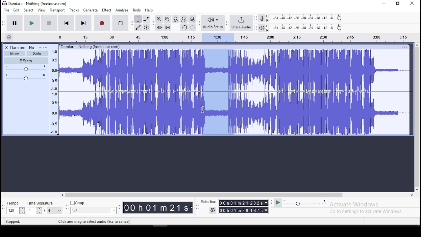 The height and width of the screenshot is (237, 421). What do you see at coordinates (67, 207) in the screenshot?
I see `` at bounding box center [67, 207].